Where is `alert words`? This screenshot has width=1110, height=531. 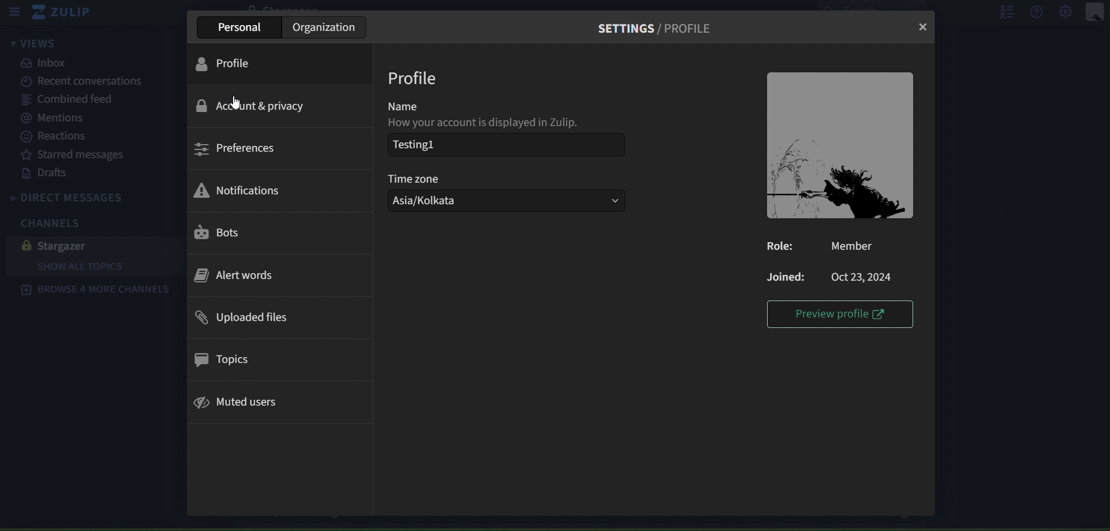
alert words is located at coordinates (235, 277).